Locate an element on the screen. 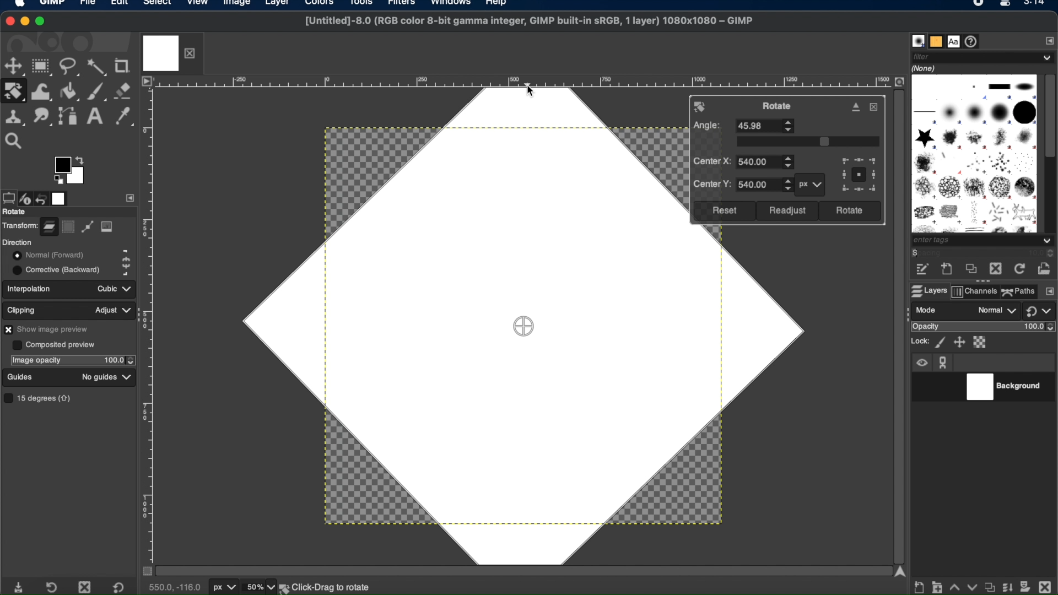  move tool is located at coordinates (14, 66).